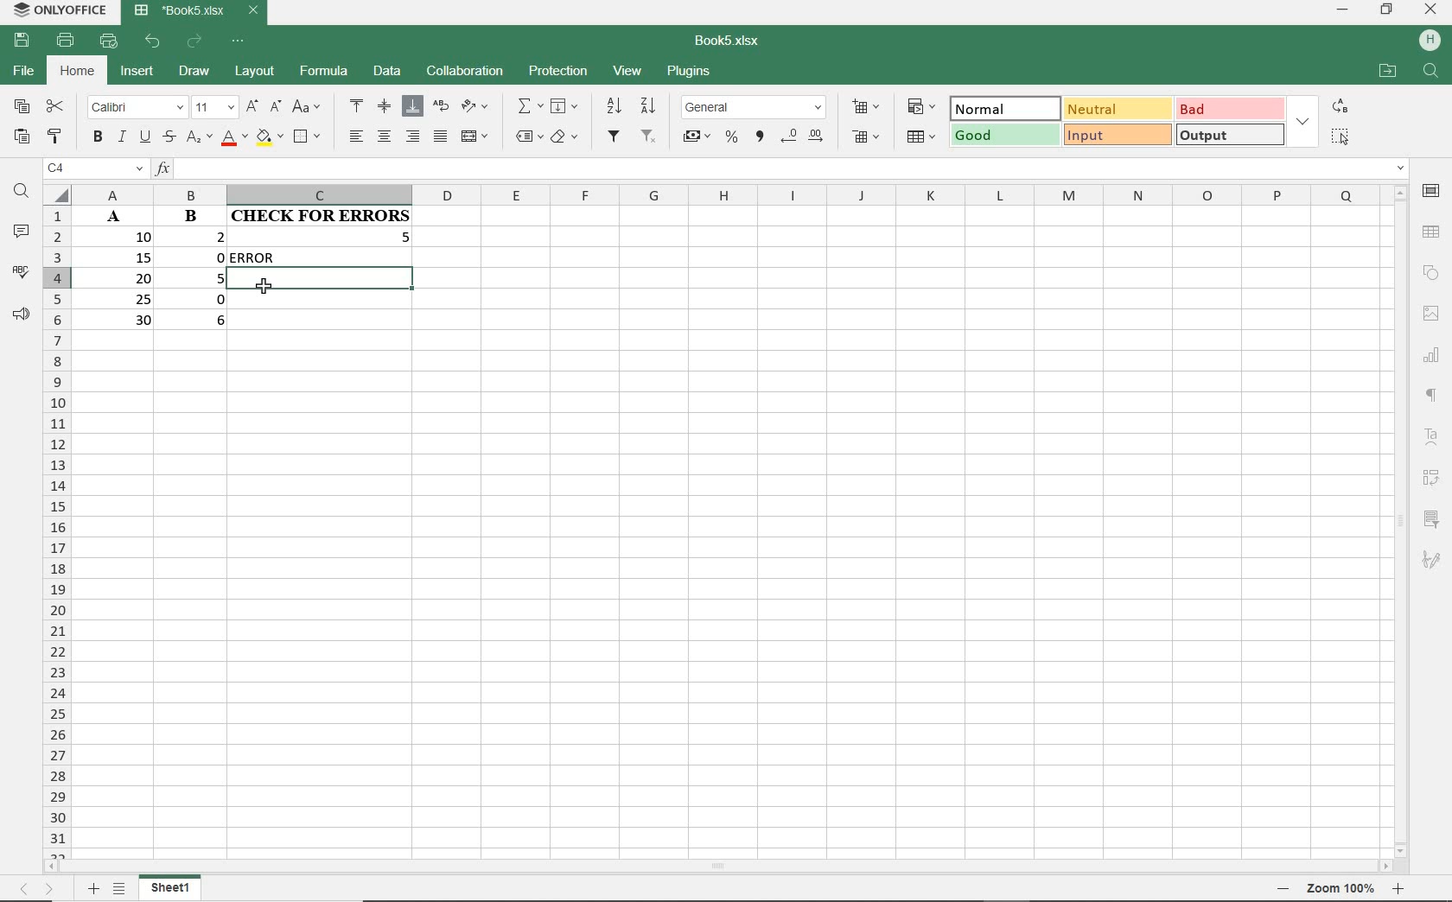  I want to click on , so click(1287, 889).